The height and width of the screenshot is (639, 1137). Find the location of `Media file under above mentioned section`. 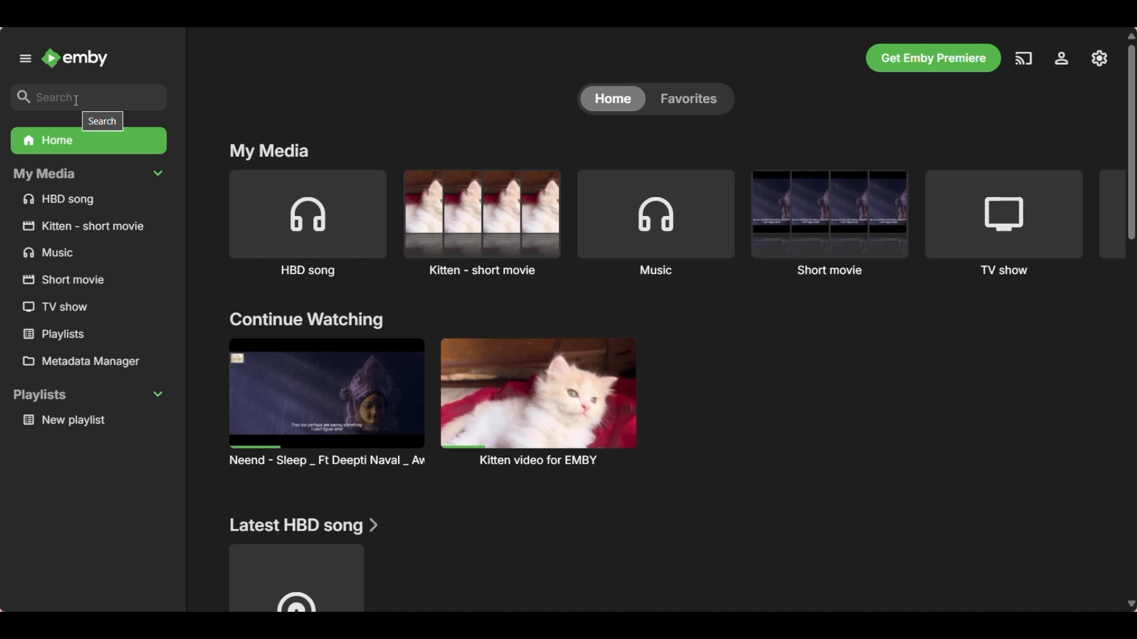

Media file under above mentioned section is located at coordinates (296, 578).